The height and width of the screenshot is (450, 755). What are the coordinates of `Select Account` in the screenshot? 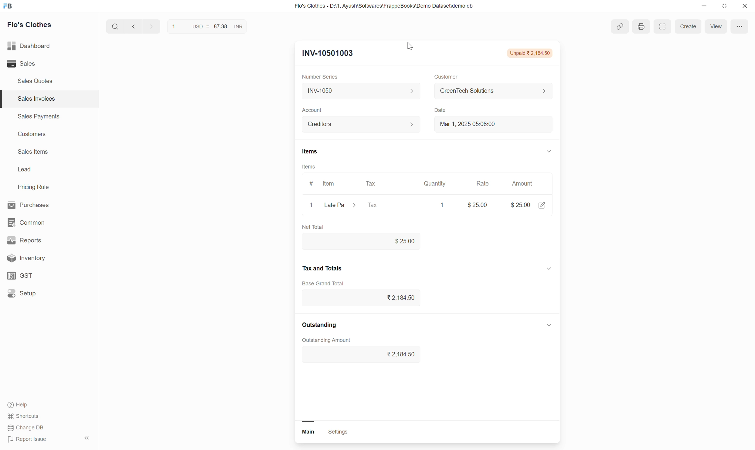 It's located at (357, 126).